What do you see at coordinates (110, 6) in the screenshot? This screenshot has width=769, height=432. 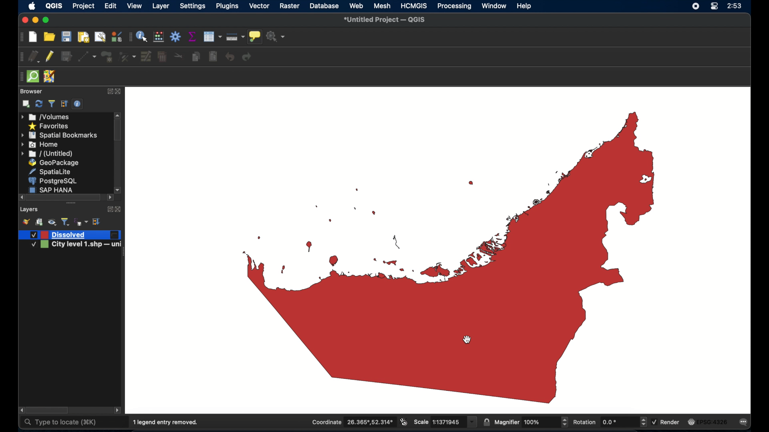 I see `edit` at bounding box center [110, 6].